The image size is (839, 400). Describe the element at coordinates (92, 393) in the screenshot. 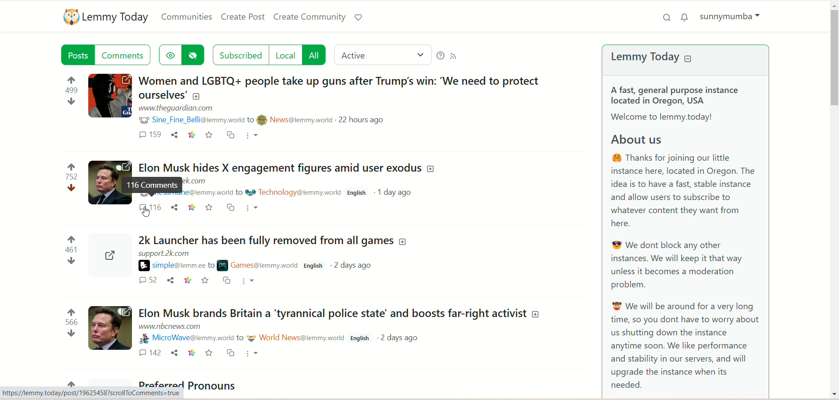

I see `~ Drafarrad
https://lemmy.today/post/196254582scrollToComments=true` at that location.